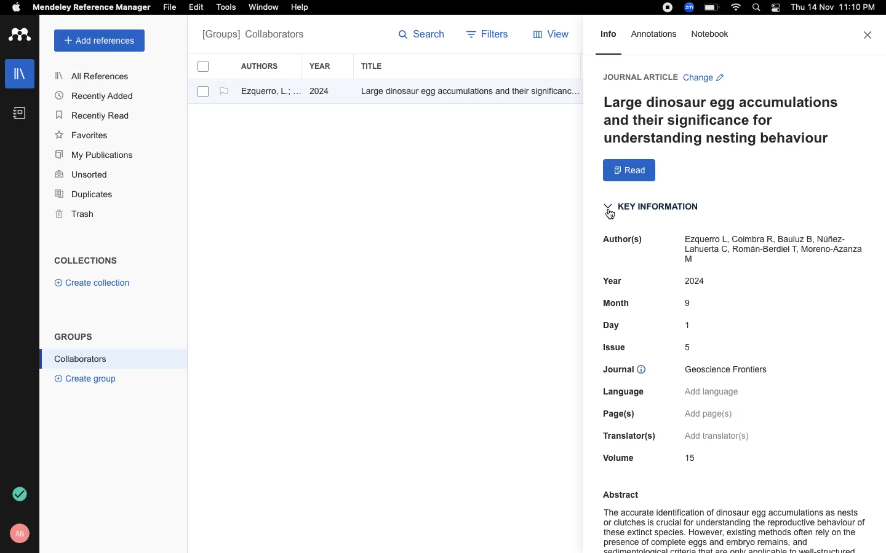  Describe the element at coordinates (704, 282) in the screenshot. I see `2024` at that location.